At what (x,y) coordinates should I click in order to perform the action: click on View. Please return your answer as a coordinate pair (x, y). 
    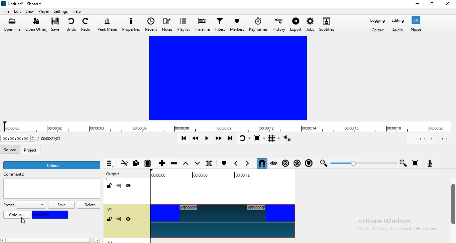
    Looking at the image, I should click on (30, 11).